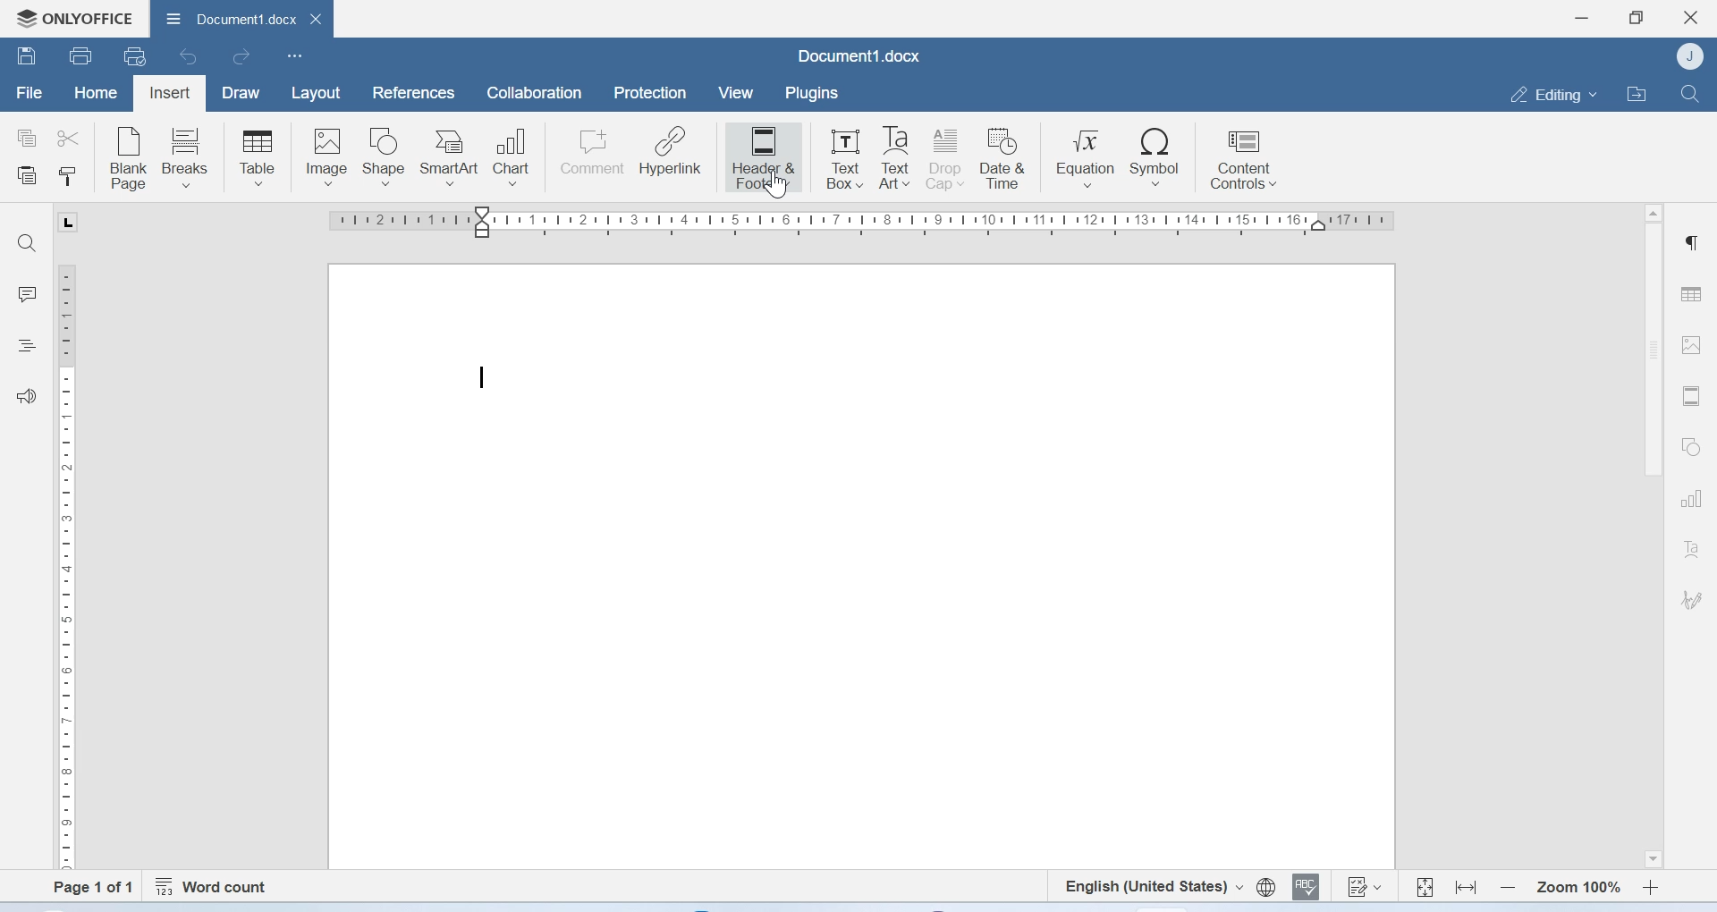 The image size is (1717, 912). I want to click on copy, so click(27, 139).